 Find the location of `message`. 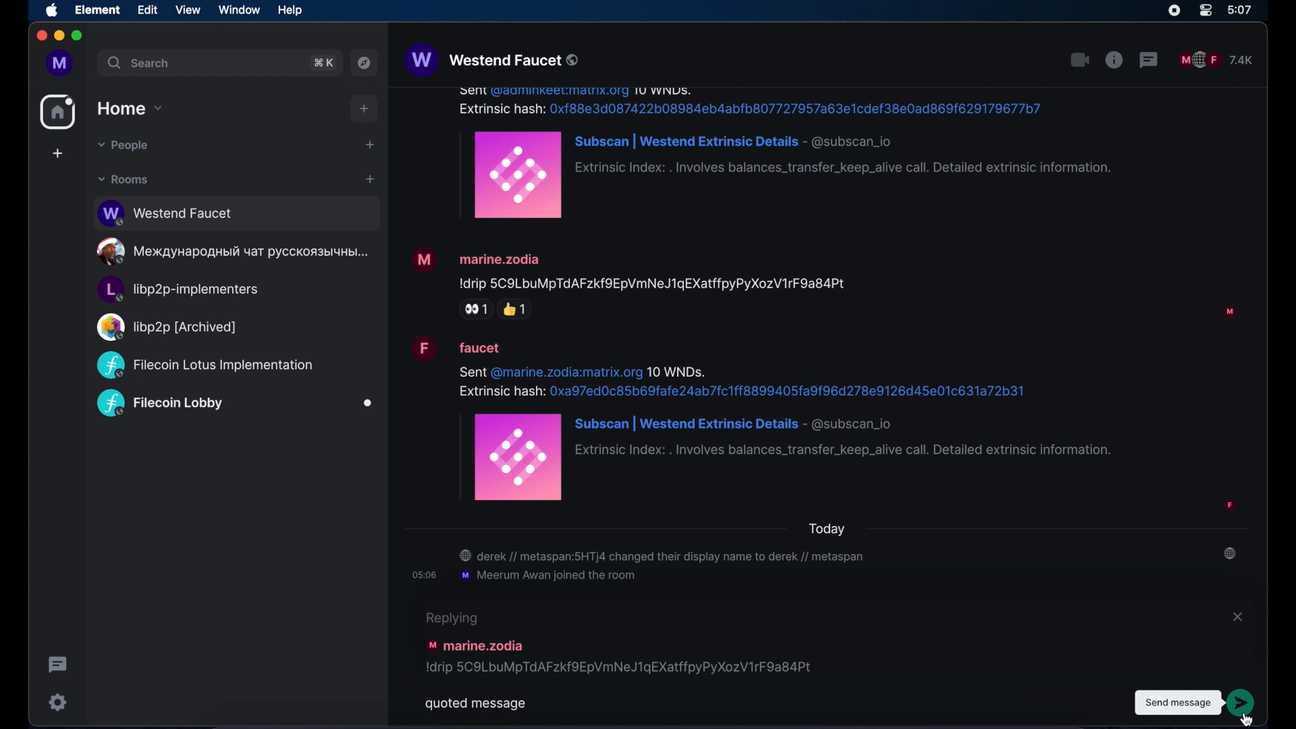

message is located at coordinates (701, 156).